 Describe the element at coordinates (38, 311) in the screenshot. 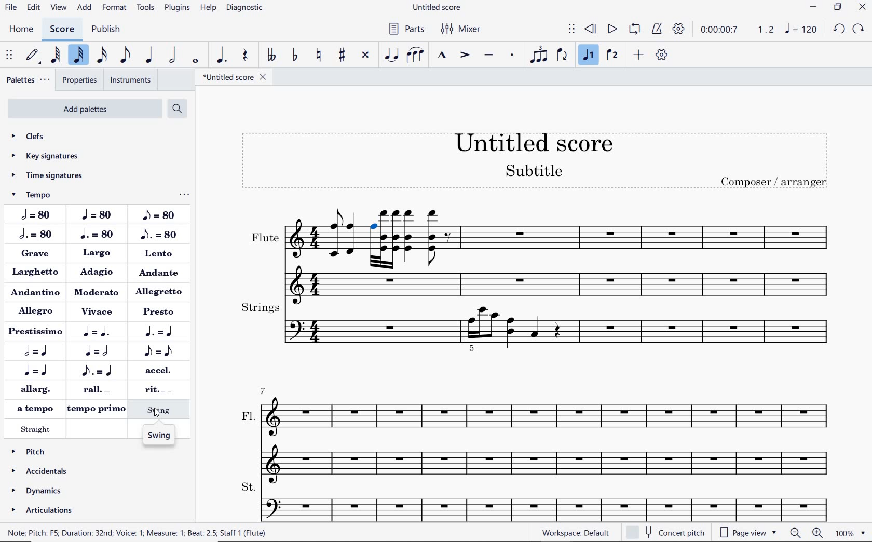

I see `ALLEGRO` at that location.